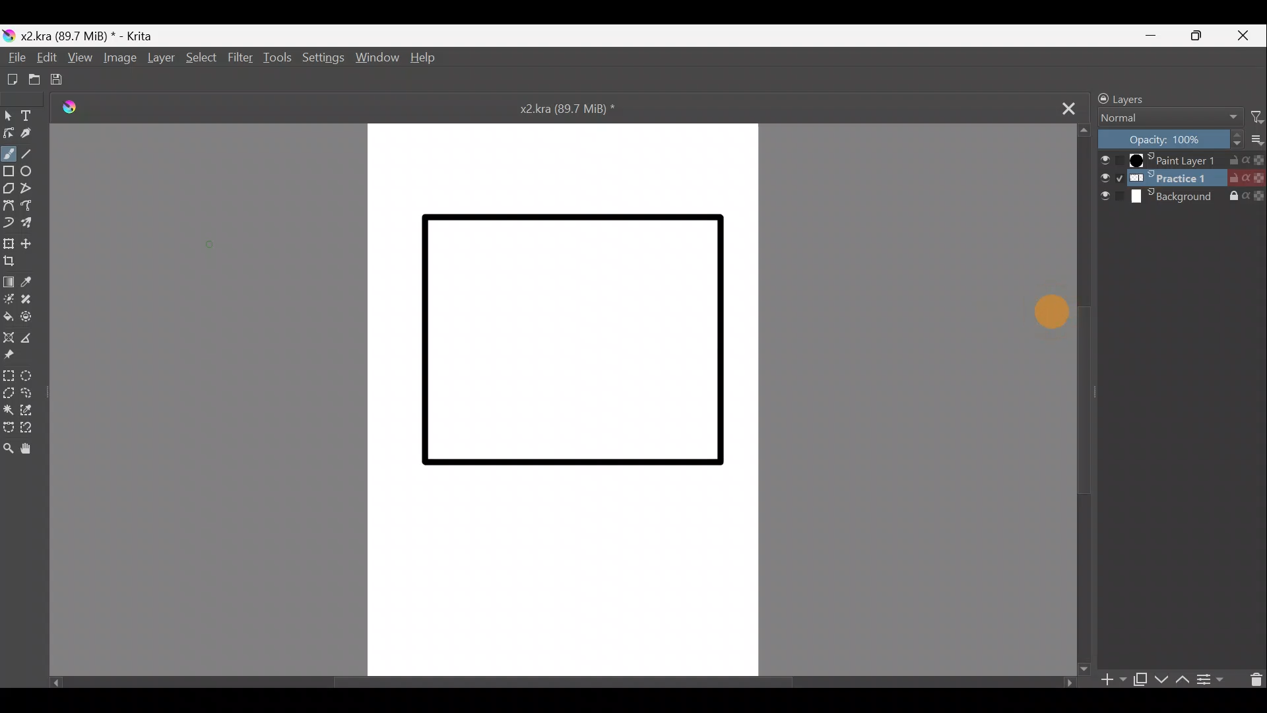 The height and width of the screenshot is (713, 1267). I want to click on Close tab, so click(1064, 106).